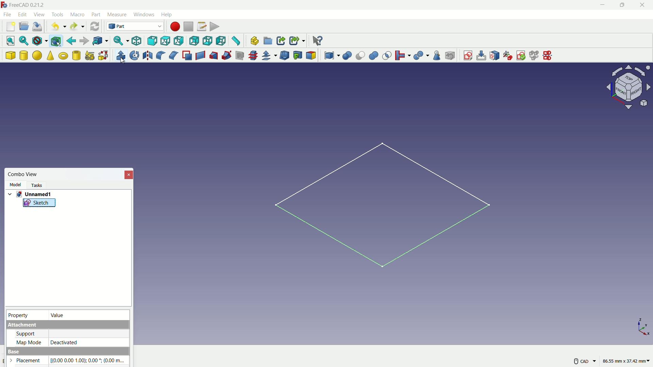  I want to click on sketch, so click(39, 205).